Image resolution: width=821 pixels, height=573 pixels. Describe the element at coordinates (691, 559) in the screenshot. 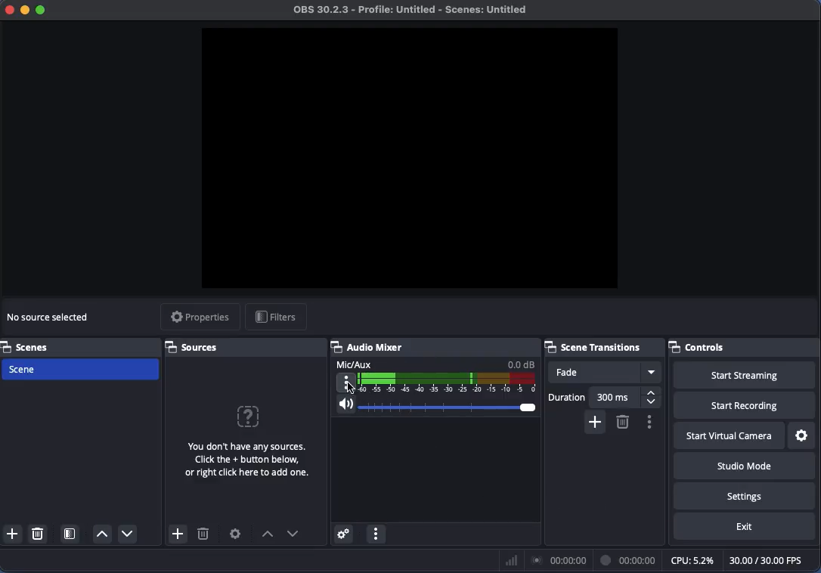

I see `CPU` at that location.